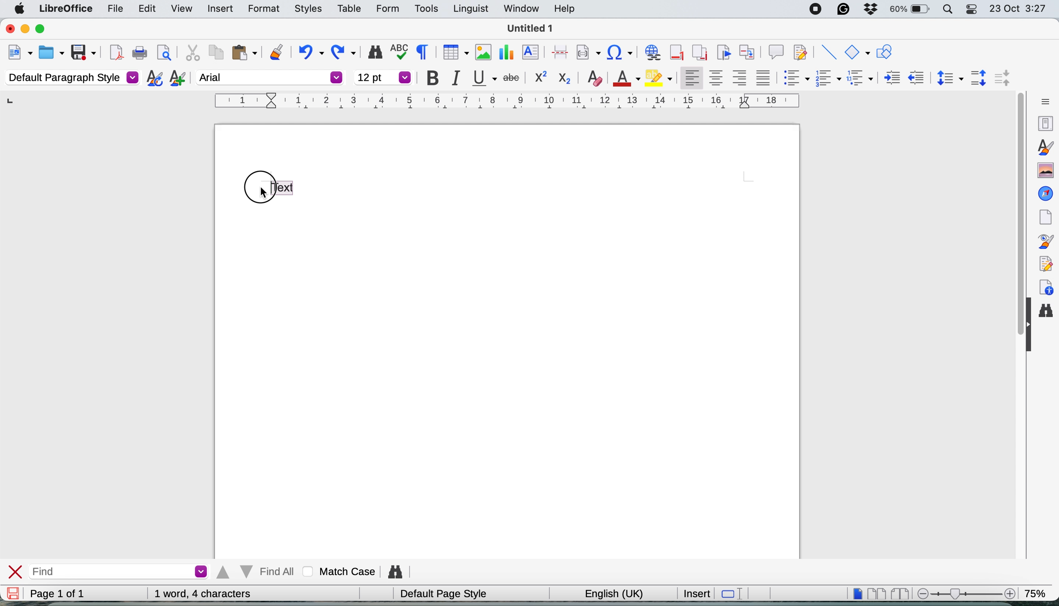 Image resolution: width=1059 pixels, height=606 pixels. What do you see at coordinates (1039, 592) in the screenshot?
I see `zoom factor` at bounding box center [1039, 592].